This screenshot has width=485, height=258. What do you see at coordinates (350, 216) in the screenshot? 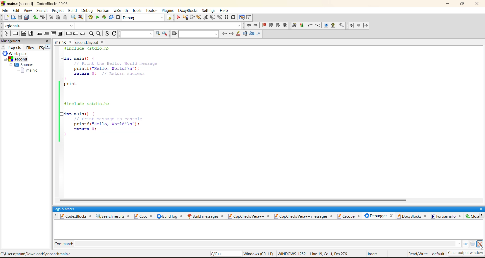
I see `cscope` at bounding box center [350, 216].